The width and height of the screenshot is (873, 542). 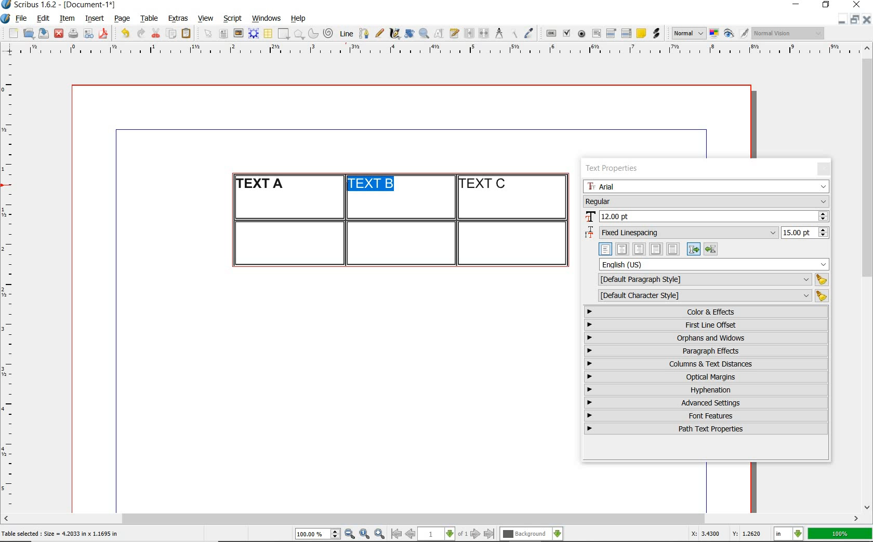 What do you see at coordinates (42, 33) in the screenshot?
I see `save` at bounding box center [42, 33].